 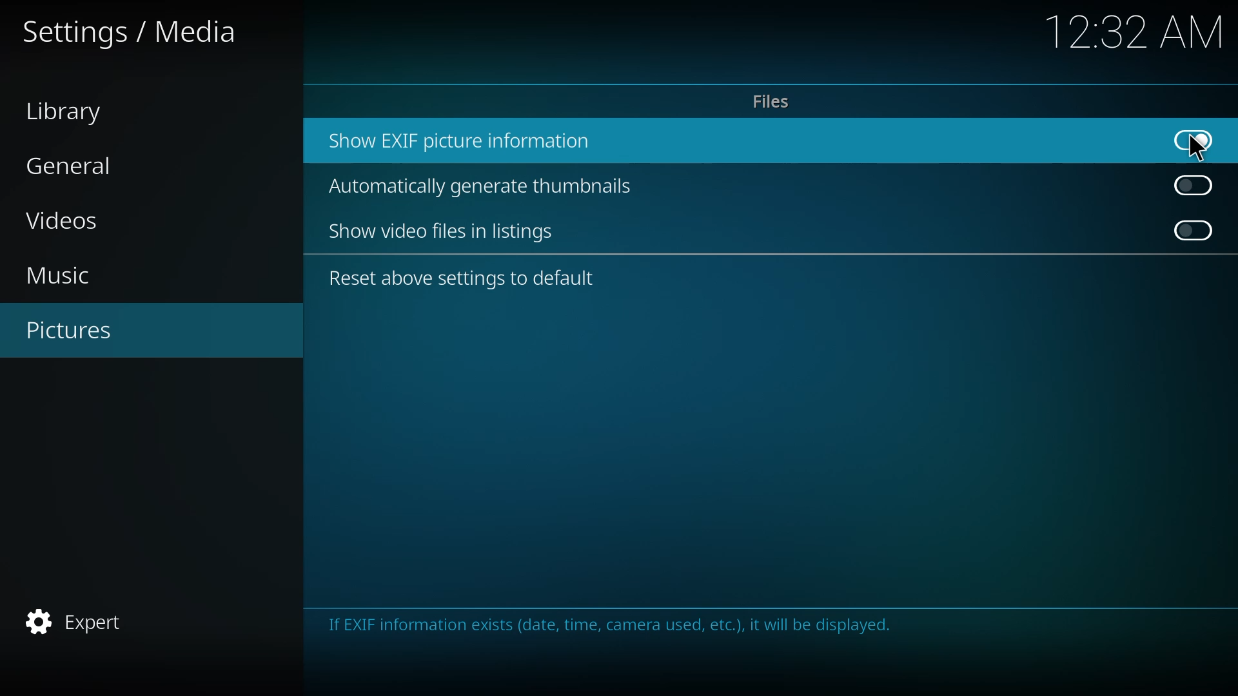 What do you see at coordinates (133, 32) in the screenshot?
I see `settings media` at bounding box center [133, 32].